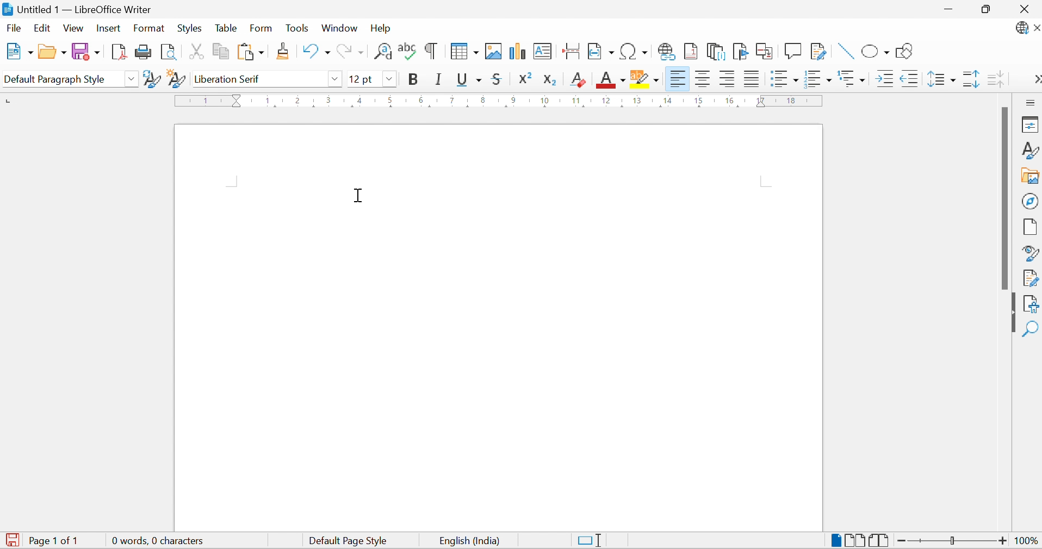 This screenshot has height=549, width=1042. Describe the element at coordinates (1032, 303) in the screenshot. I see `Accessibility Check` at that location.